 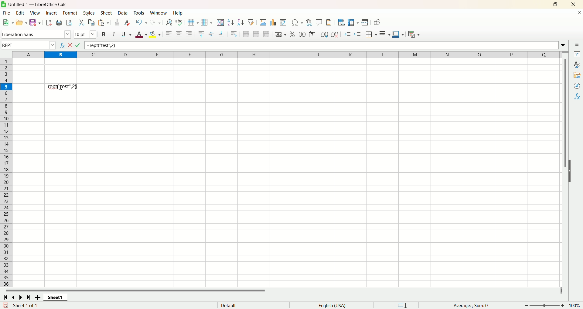 I want to click on undo, so click(x=141, y=22).